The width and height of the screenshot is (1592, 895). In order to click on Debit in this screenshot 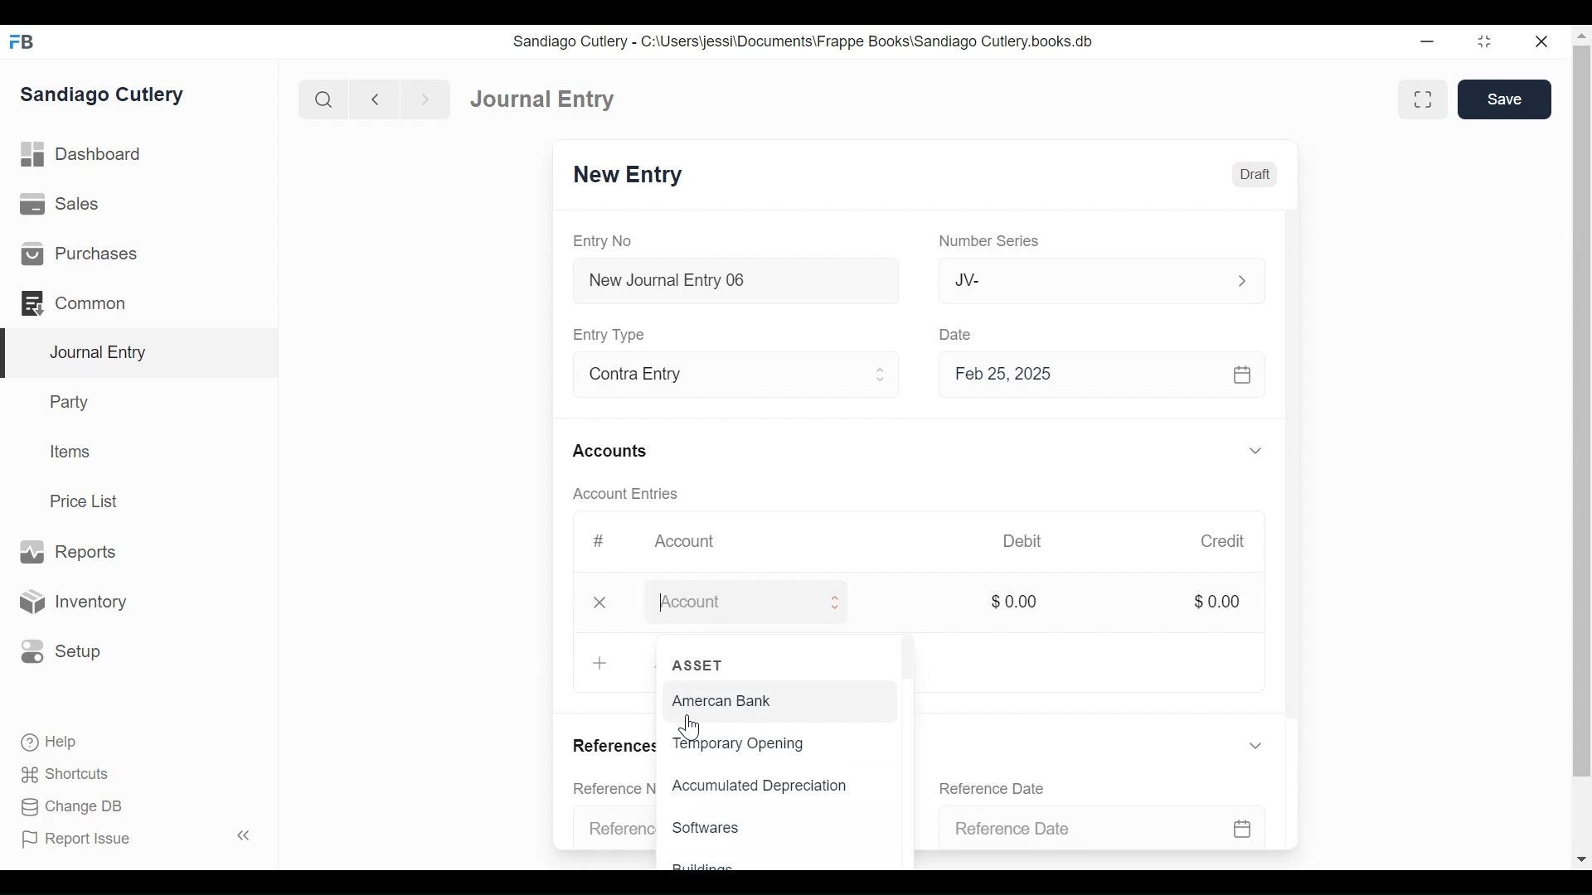, I will do `click(1023, 541)`.